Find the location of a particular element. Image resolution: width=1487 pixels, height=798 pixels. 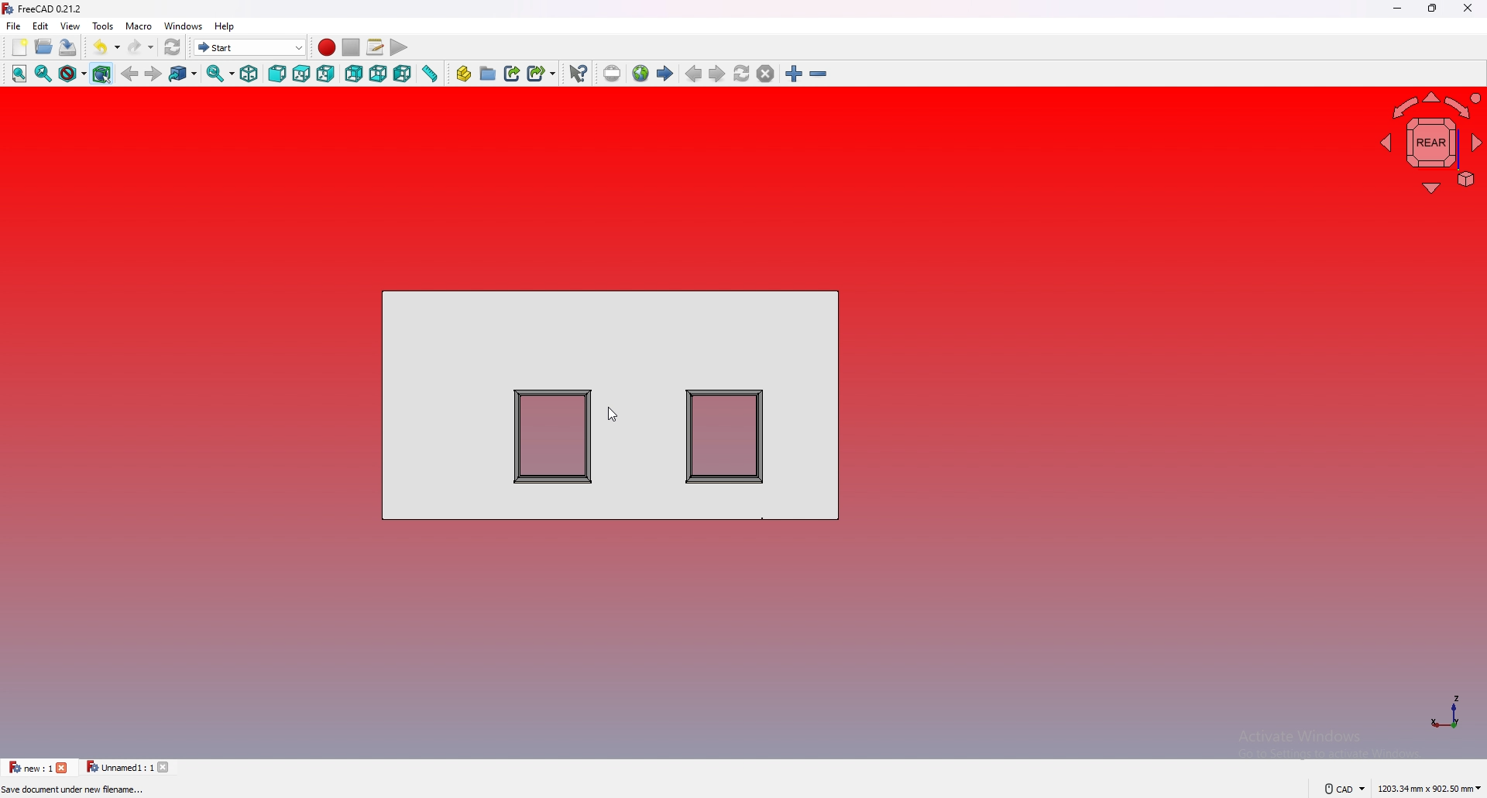

create part is located at coordinates (464, 74).